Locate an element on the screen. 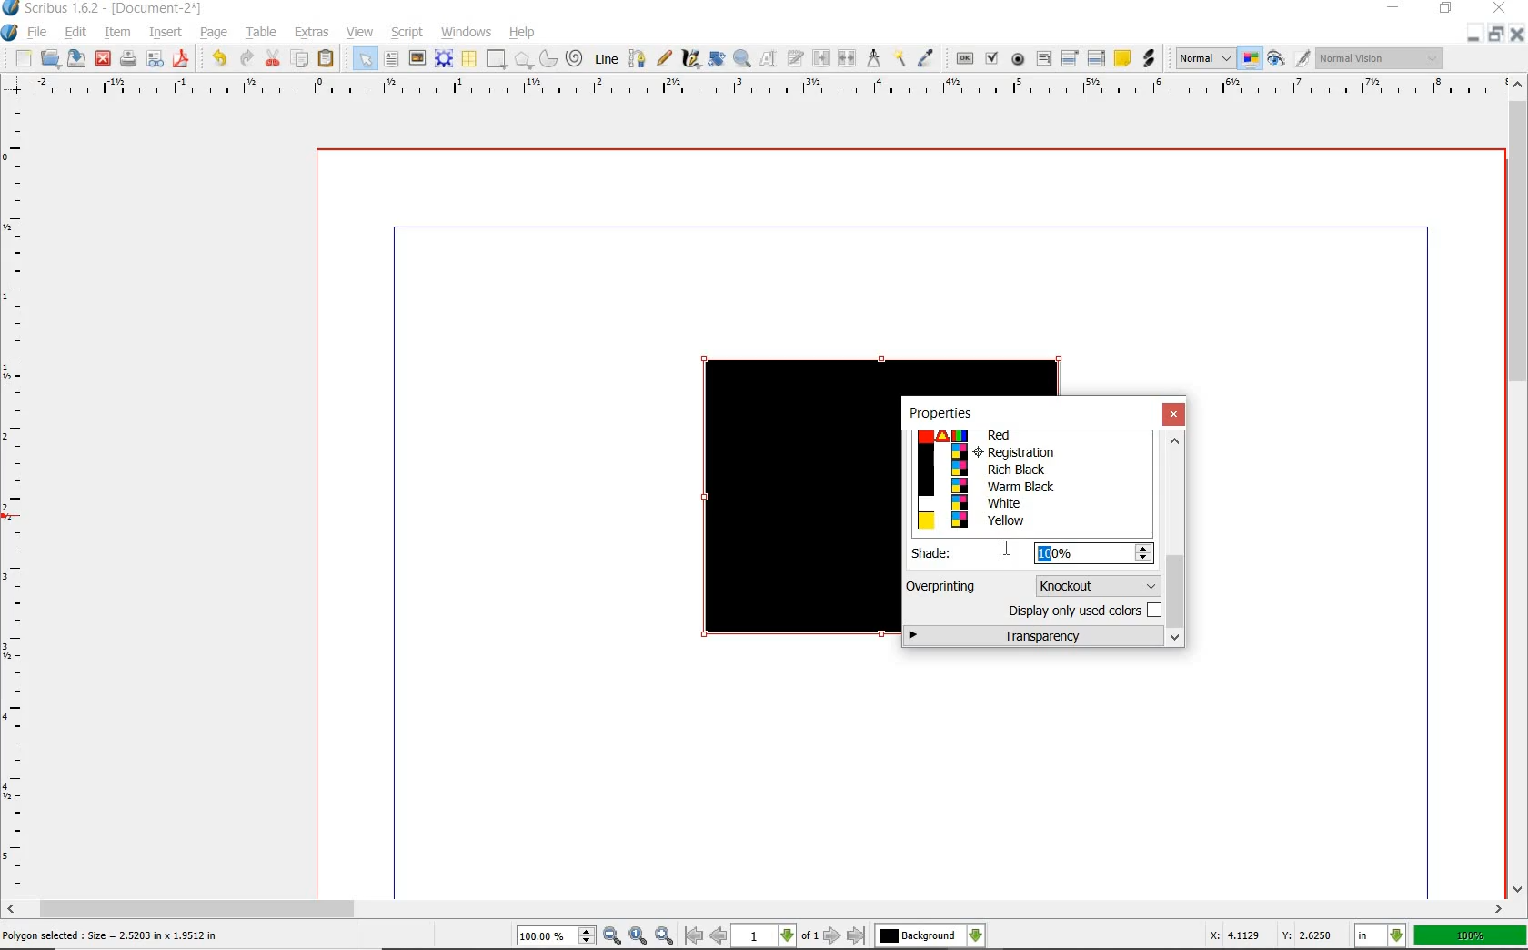 The height and width of the screenshot is (950, 1528). redo is located at coordinates (246, 59).